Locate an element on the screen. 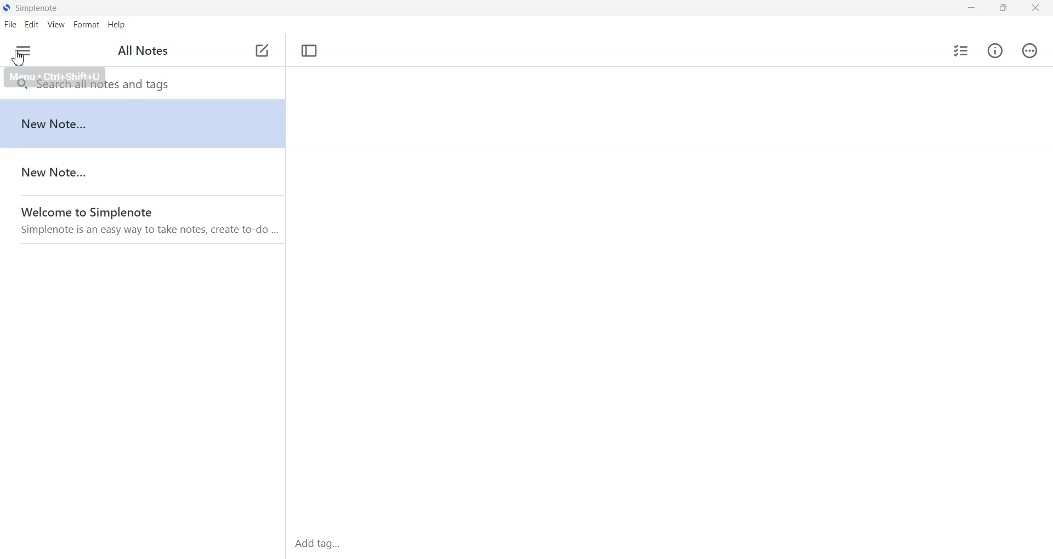 The image size is (1053, 559). Actions is located at coordinates (1030, 50).